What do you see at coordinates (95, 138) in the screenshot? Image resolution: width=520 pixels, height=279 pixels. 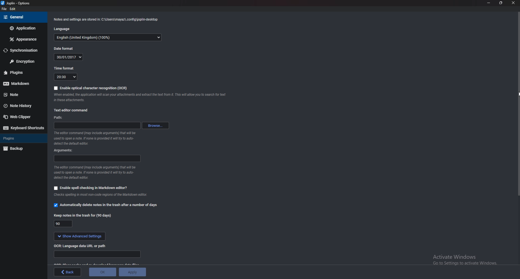 I see `Info` at bounding box center [95, 138].